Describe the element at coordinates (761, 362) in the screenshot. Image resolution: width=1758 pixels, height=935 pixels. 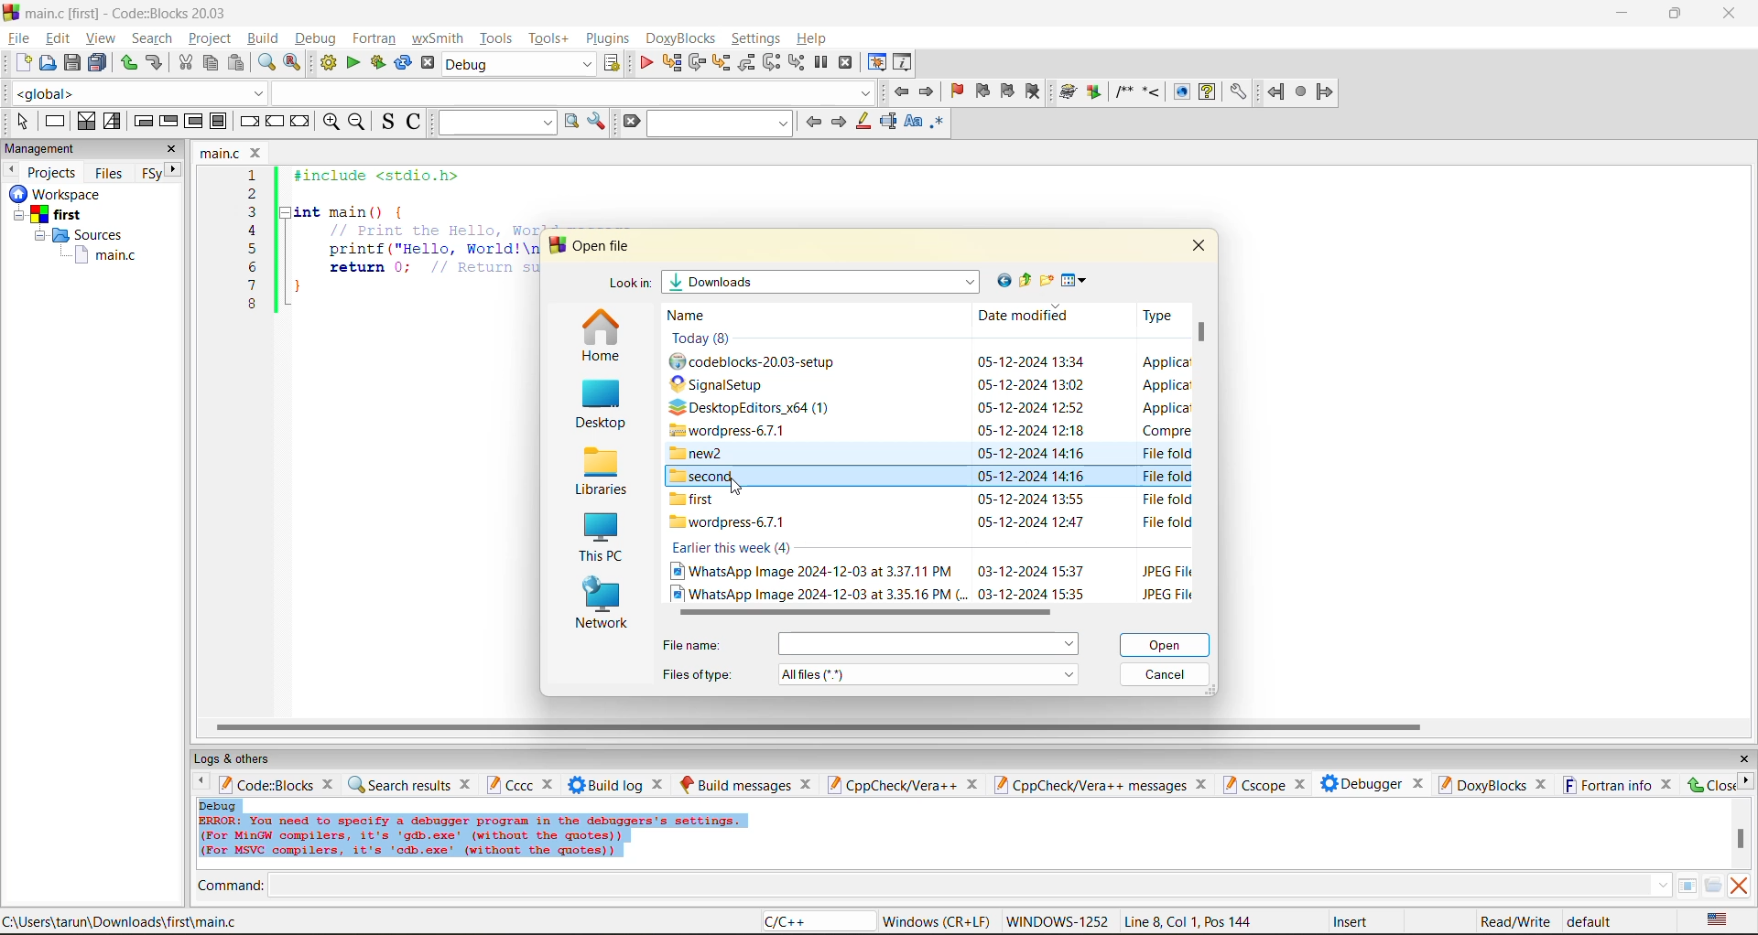
I see `codeblocks setup file` at that location.